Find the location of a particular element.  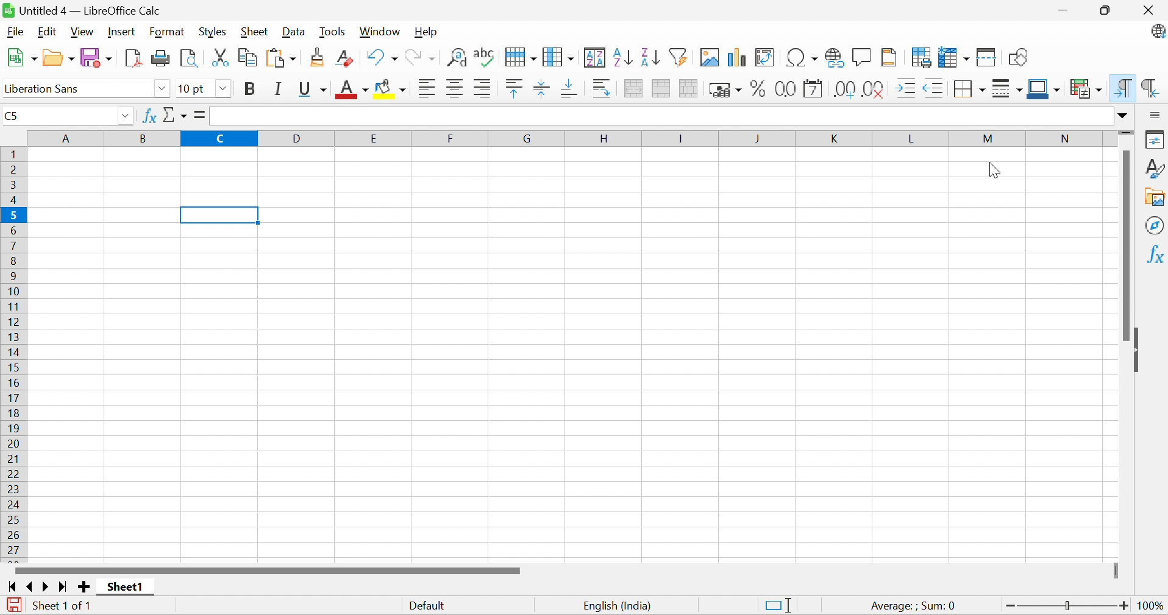

Spelling is located at coordinates (485, 58).